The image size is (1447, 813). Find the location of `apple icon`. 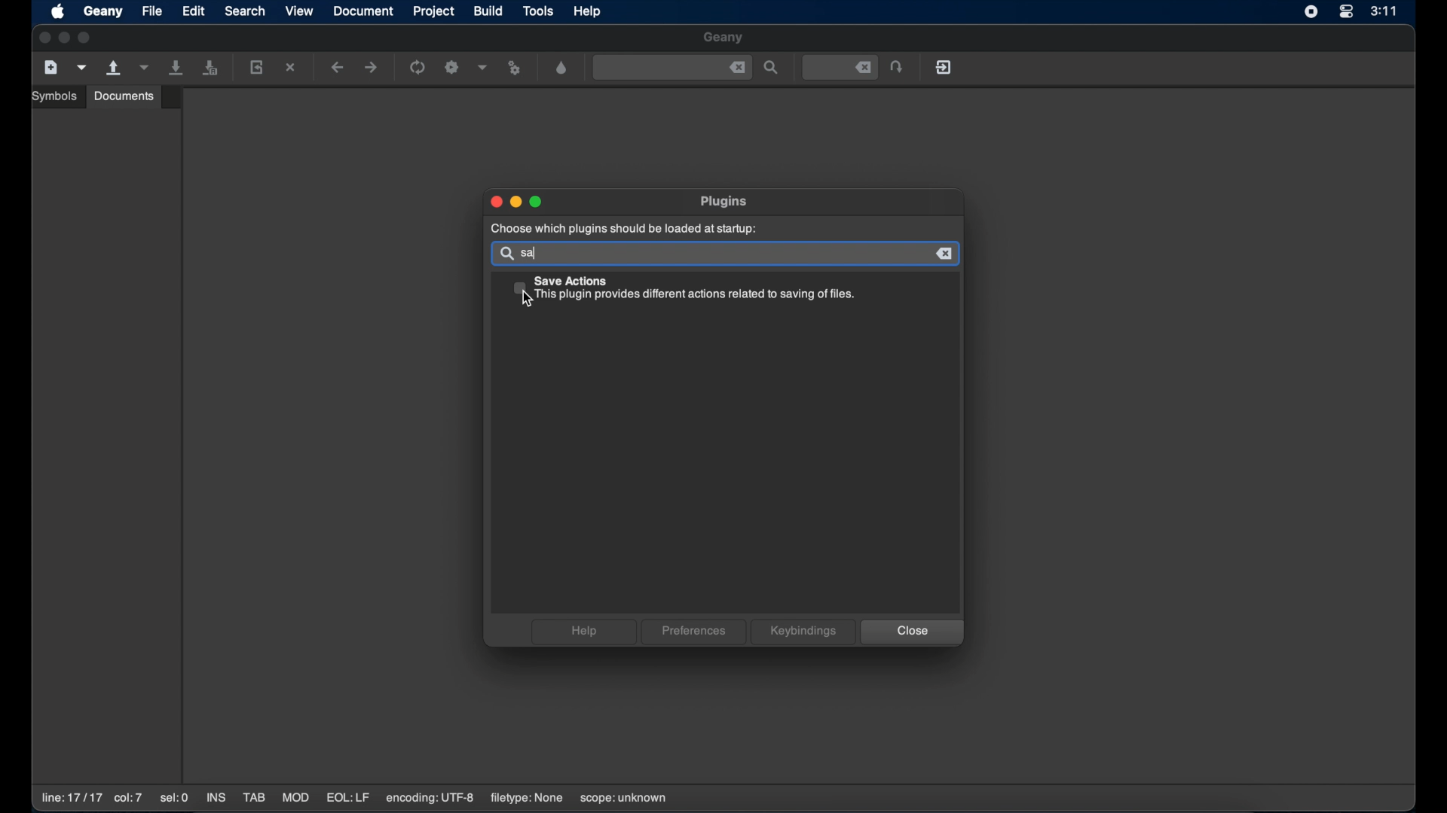

apple icon is located at coordinates (60, 13).